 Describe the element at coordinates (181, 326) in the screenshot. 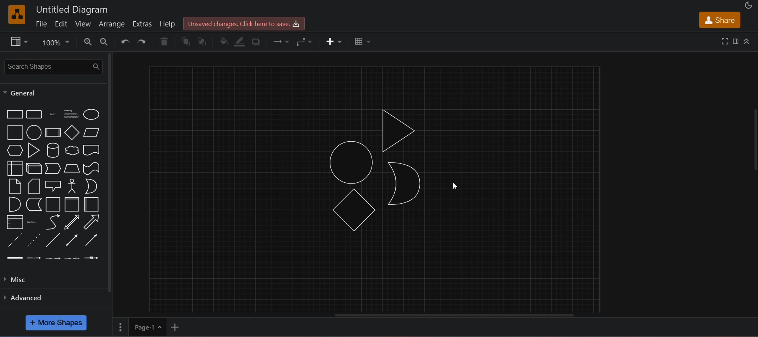

I see `add new page` at that location.